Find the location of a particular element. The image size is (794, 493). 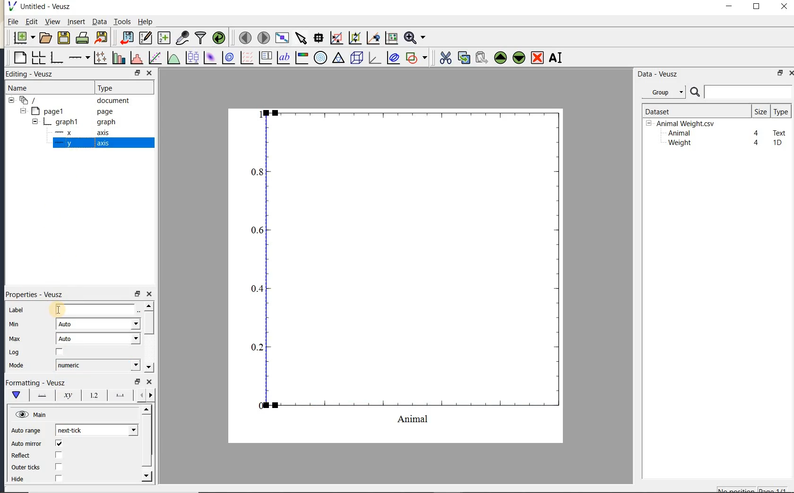

plot key is located at coordinates (264, 58).